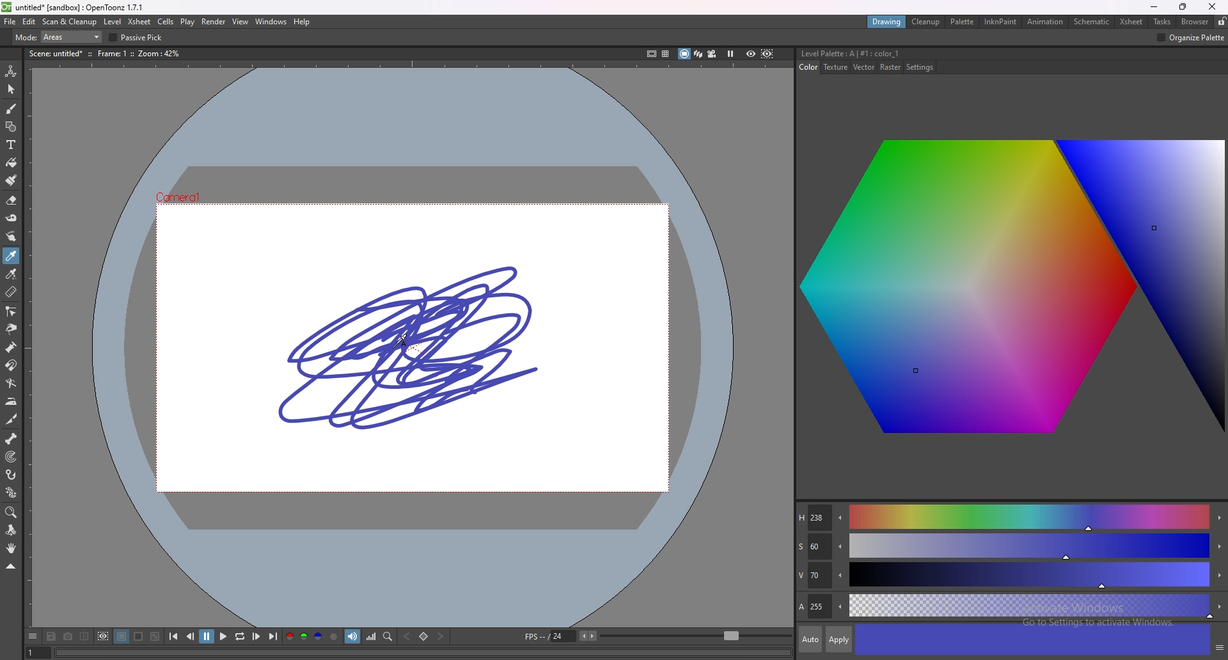 The image size is (1228, 660). I want to click on play, so click(187, 23).